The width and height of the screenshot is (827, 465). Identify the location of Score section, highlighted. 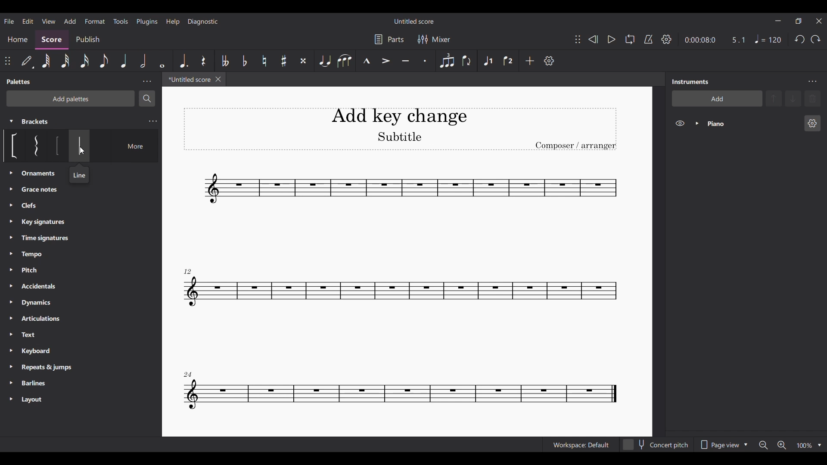
(51, 40).